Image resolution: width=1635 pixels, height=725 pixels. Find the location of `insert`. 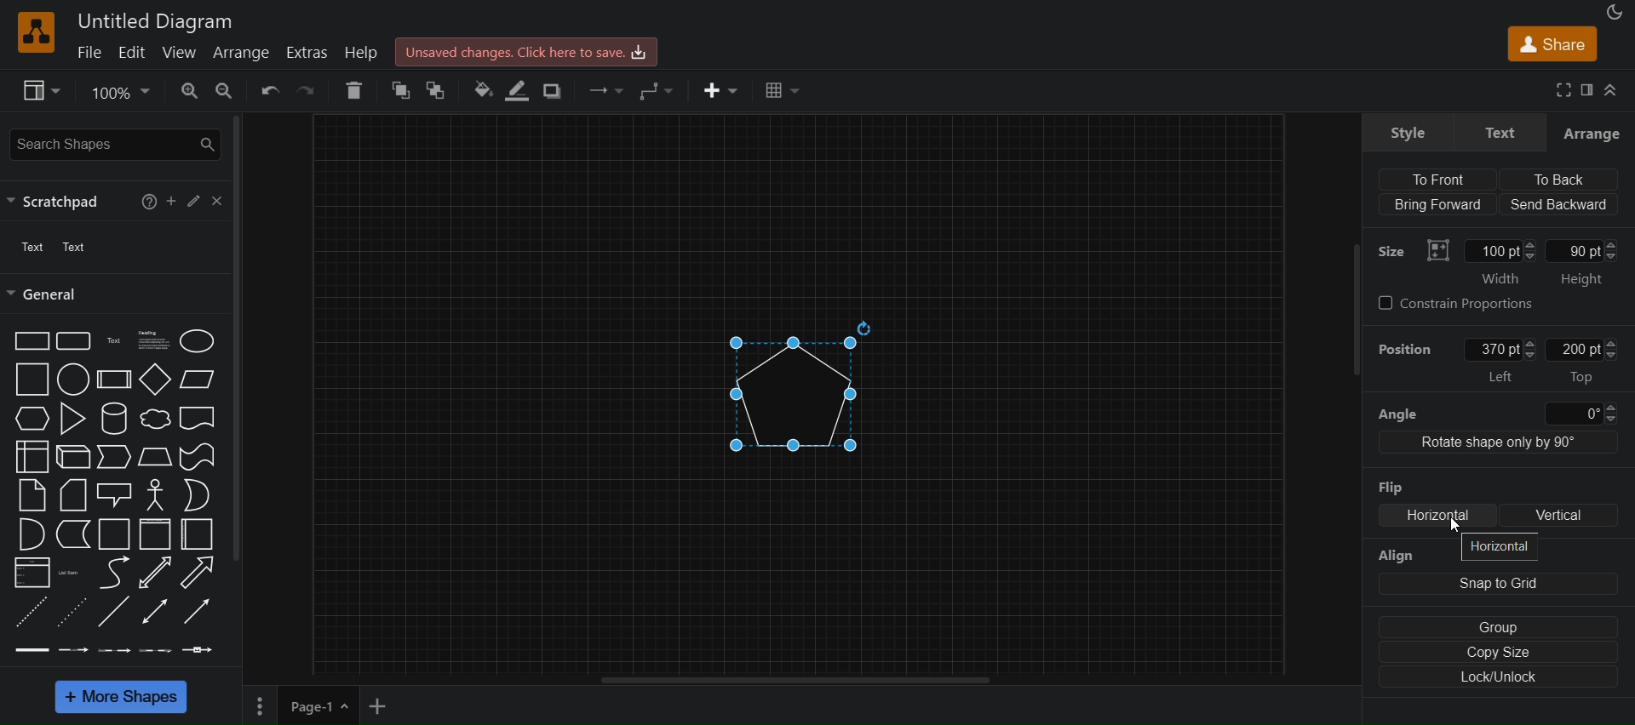

insert is located at coordinates (720, 89).